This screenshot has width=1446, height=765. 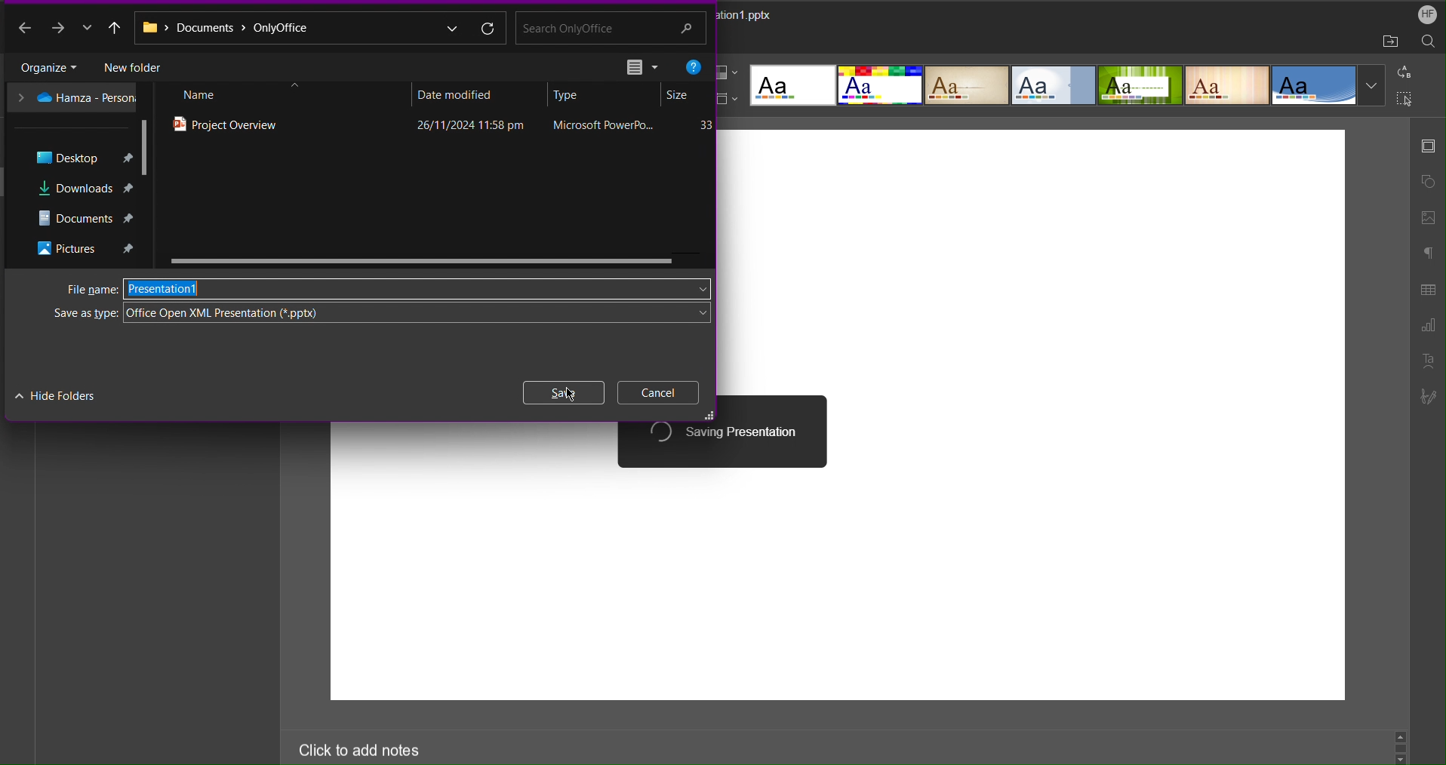 I want to click on Select All, so click(x=1402, y=98).